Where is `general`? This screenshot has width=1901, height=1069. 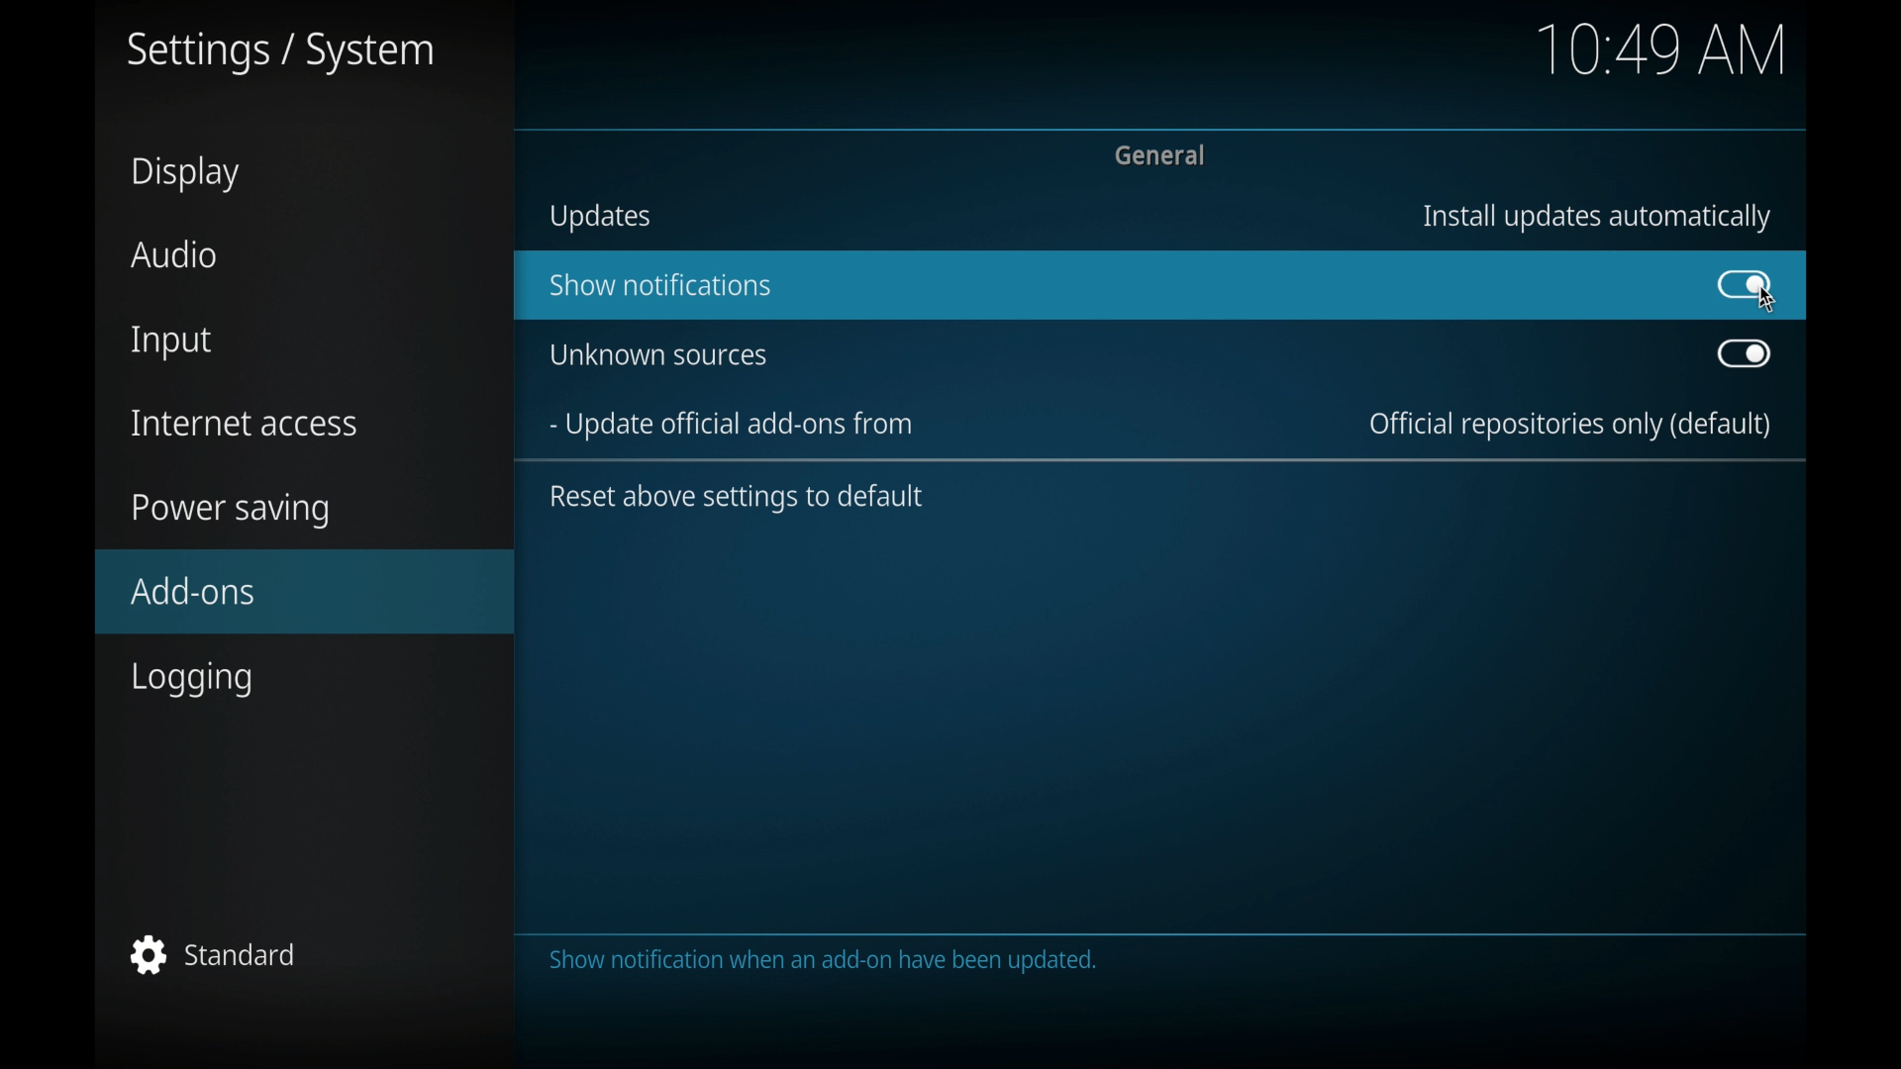 general is located at coordinates (1163, 155).